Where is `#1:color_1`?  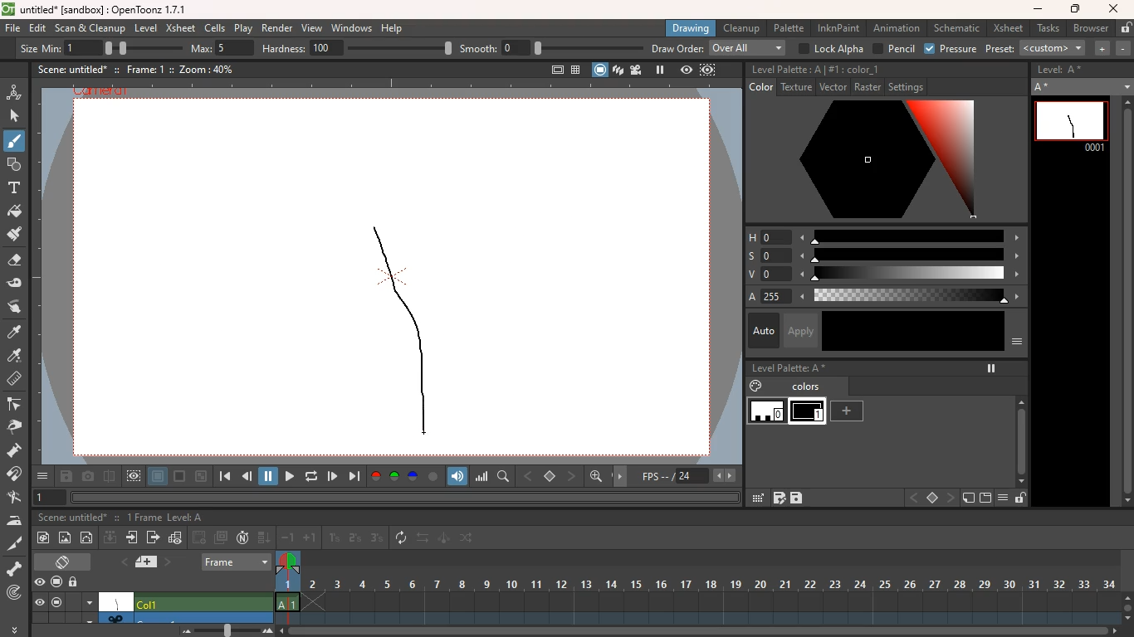
#1:color_1 is located at coordinates (855, 70).